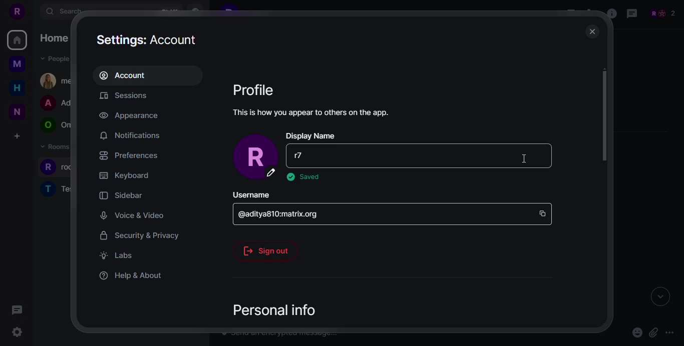 The height and width of the screenshot is (346, 684). I want to click on username, so click(251, 192).